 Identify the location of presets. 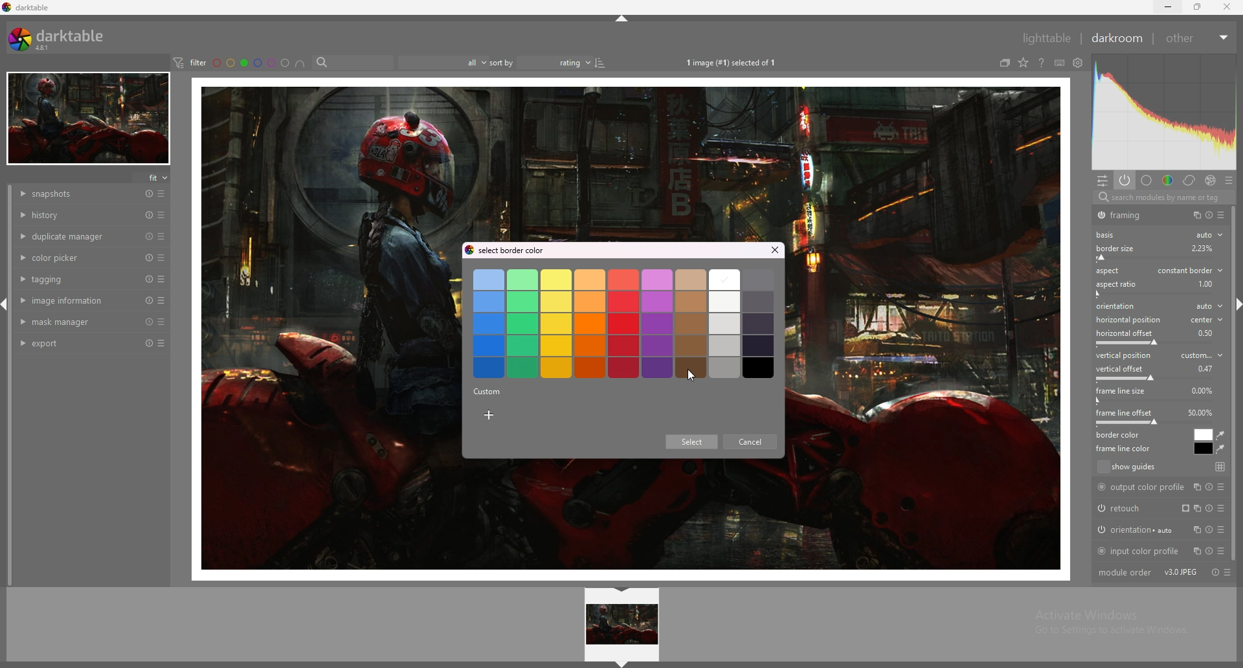
(162, 321).